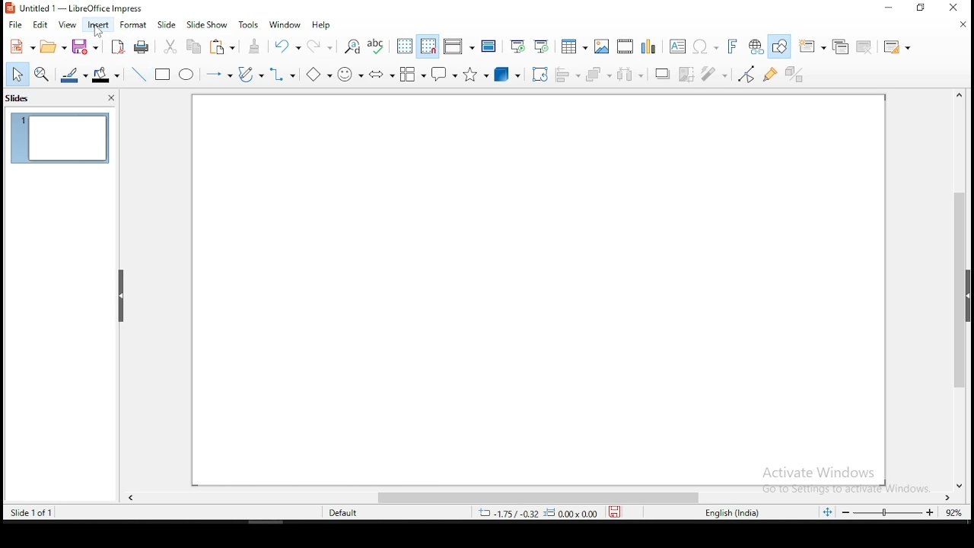 The width and height of the screenshot is (974, 548). Describe the element at coordinates (954, 513) in the screenshot. I see `92%` at that location.